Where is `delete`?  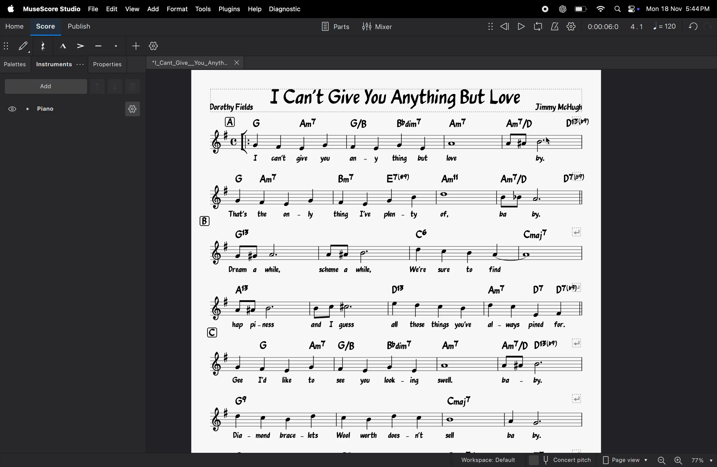 delete is located at coordinates (132, 87).